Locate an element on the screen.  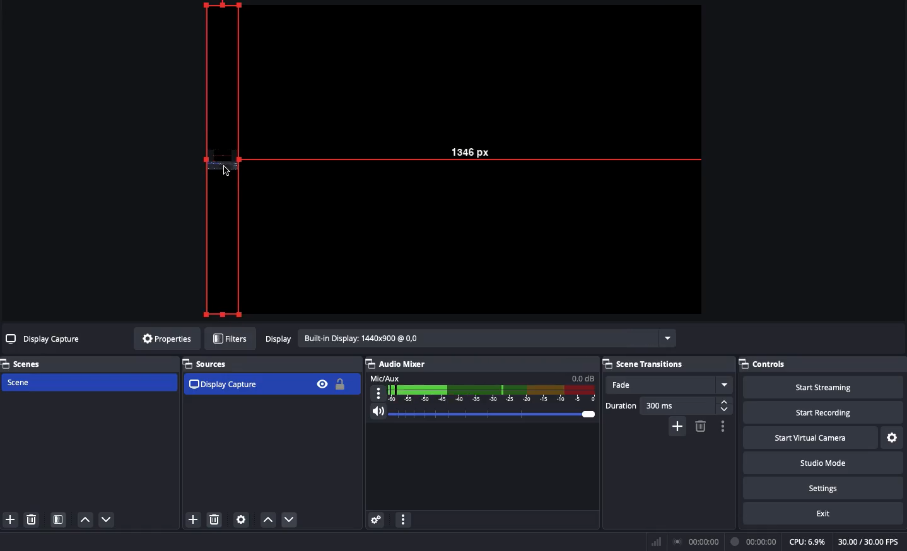
1315 px is located at coordinates (484, 149).